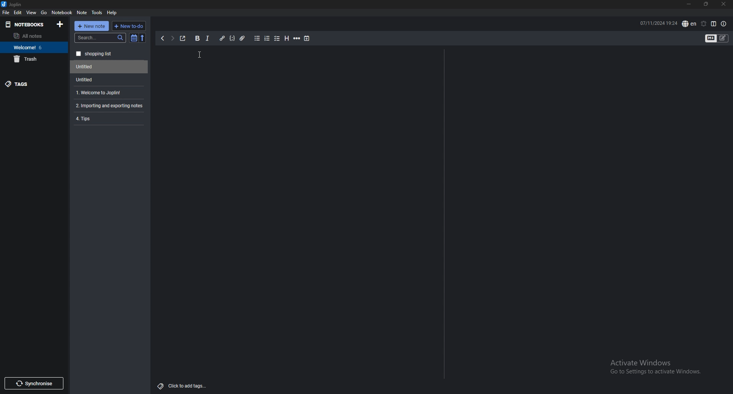 The image size is (733, 394). What do you see at coordinates (92, 26) in the screenshot?
I see `new note` at bounding box center [92, 26].